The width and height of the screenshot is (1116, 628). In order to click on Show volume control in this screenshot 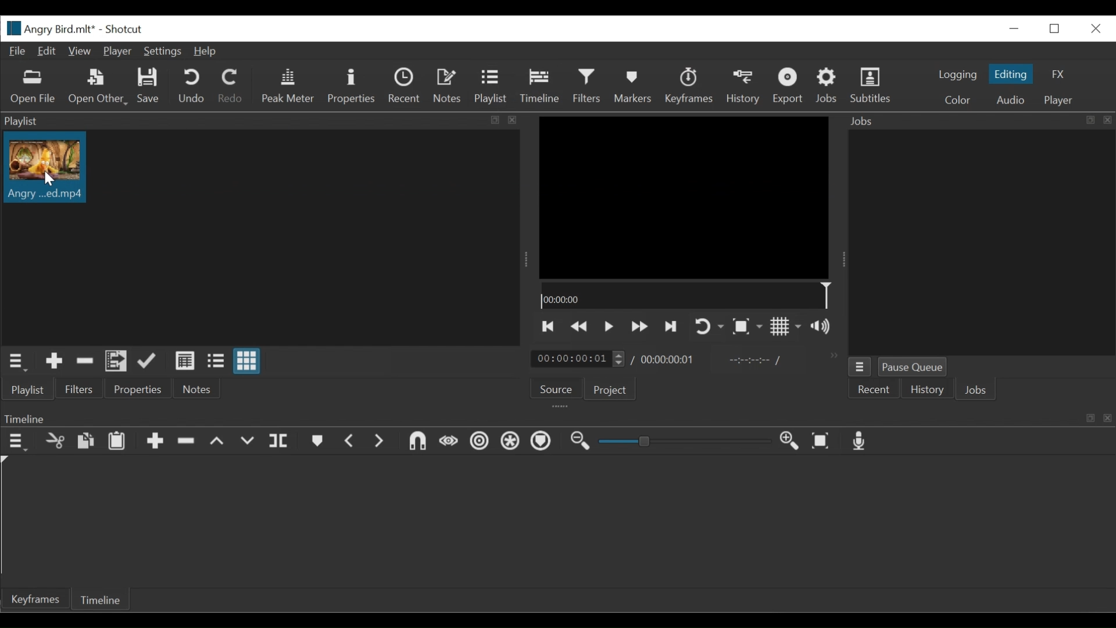, I will do `click(821, 327)`.